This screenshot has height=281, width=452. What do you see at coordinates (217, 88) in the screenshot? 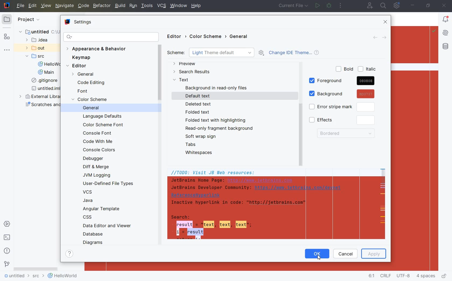
I see `BACKGROUND` at bounding box center [217, 88].